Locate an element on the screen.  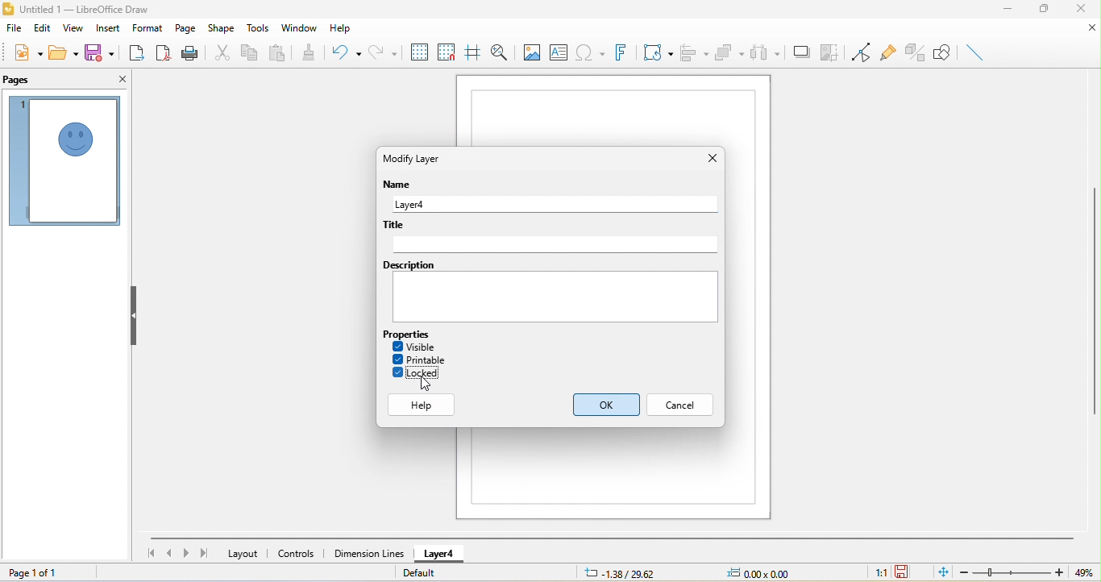
select locked is located at coordinates (418, 374).